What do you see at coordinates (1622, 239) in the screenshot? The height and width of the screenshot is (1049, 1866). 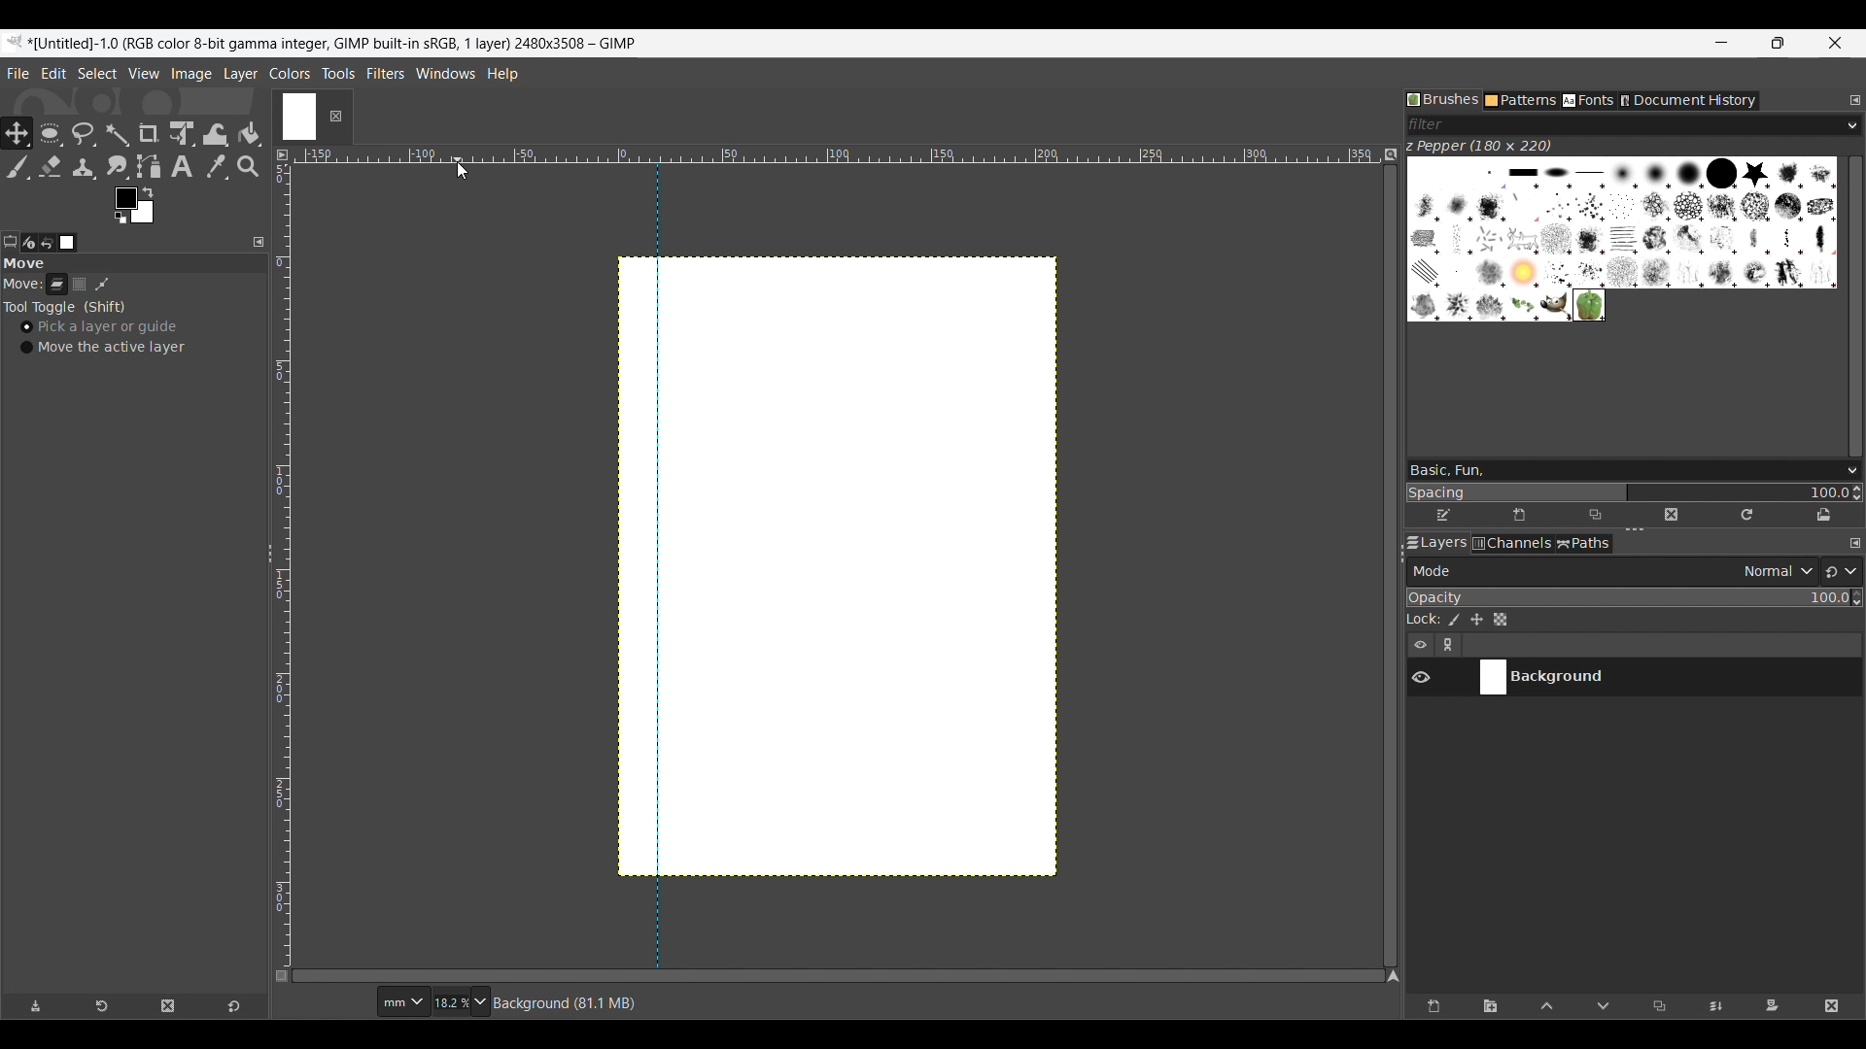 I see `Current brush options` at bounding box center [1622, 239].